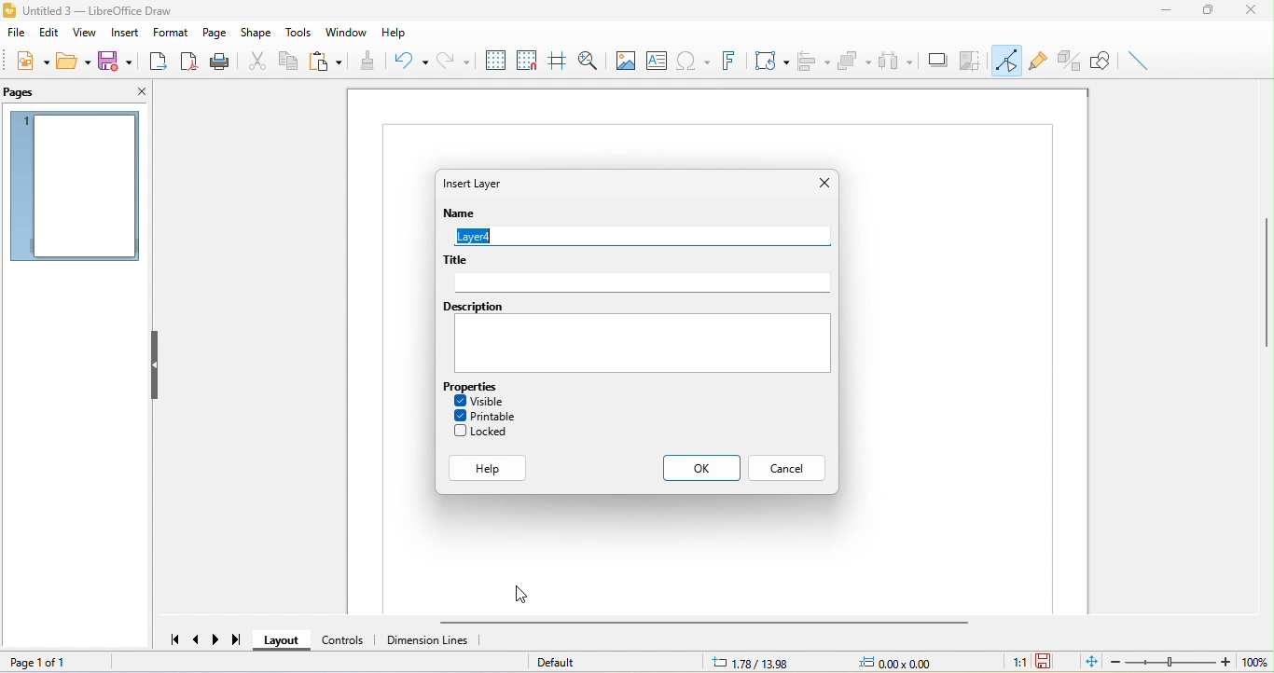  I want to click on the document has not been modified since the last save, so click(1051, 662).